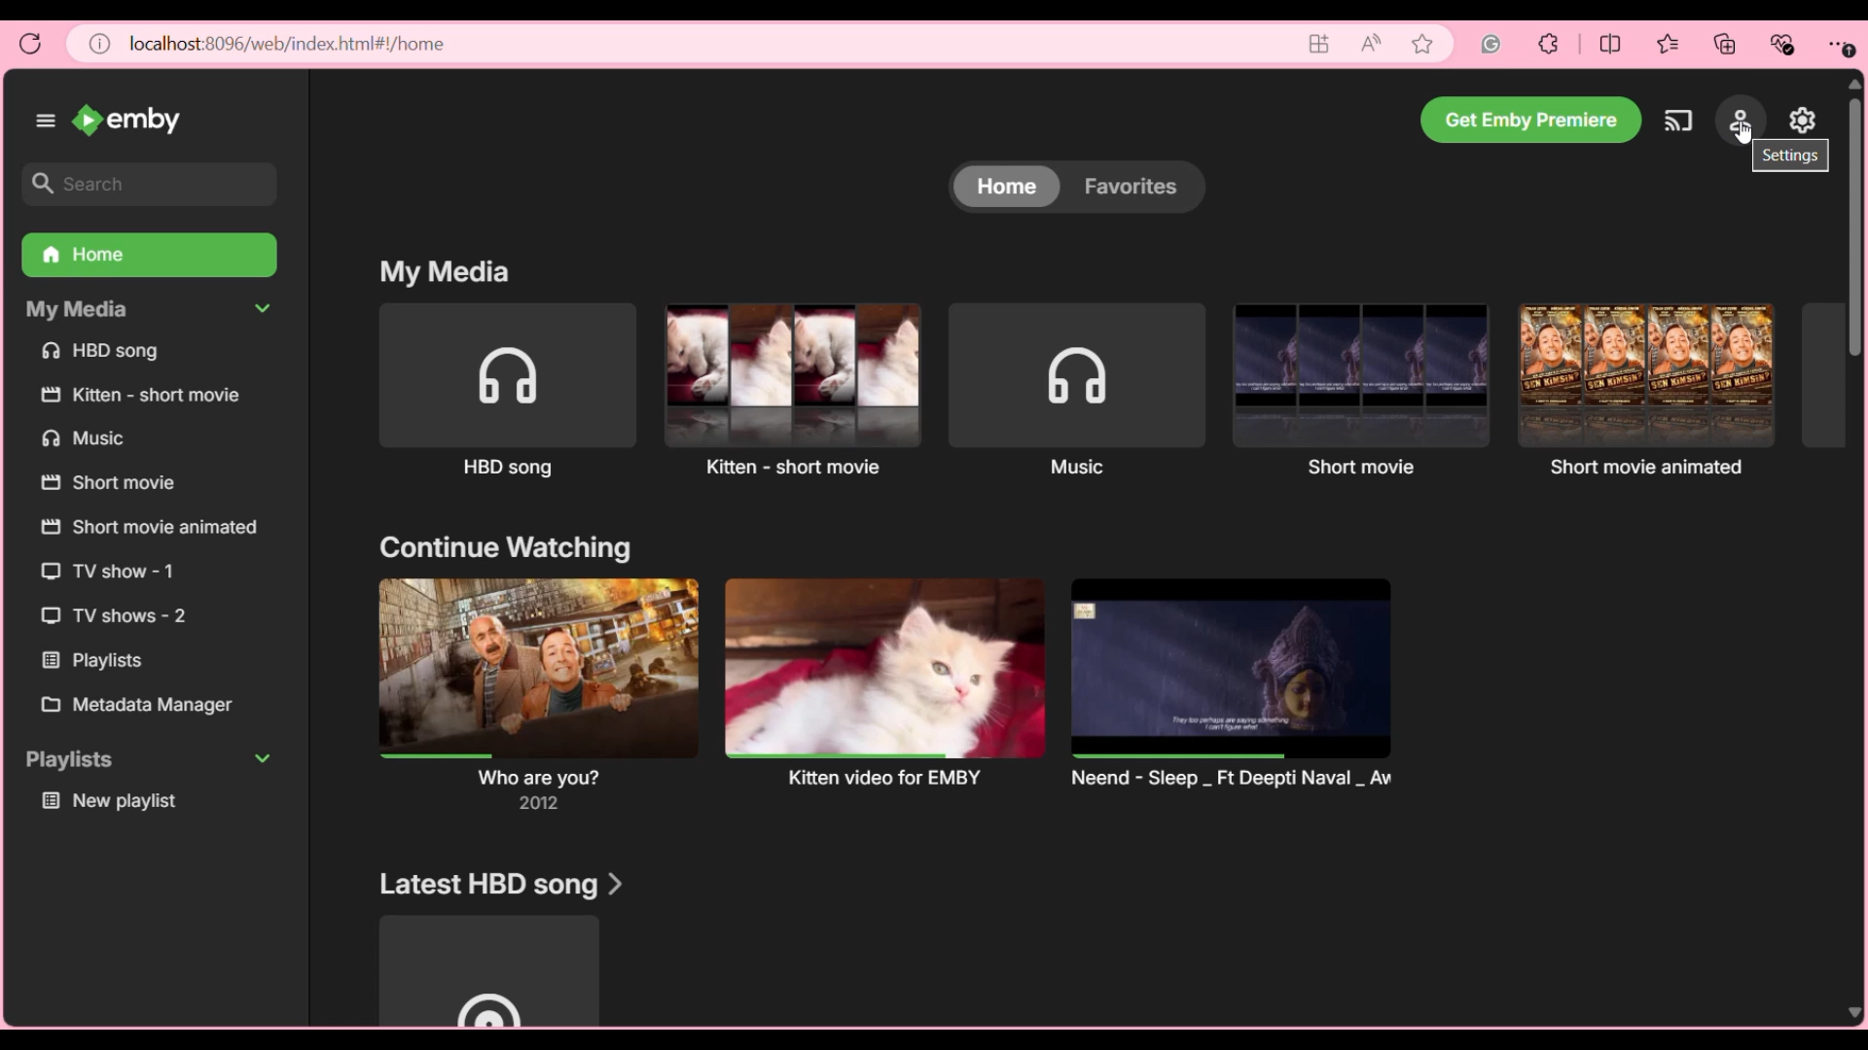 The height and width of the screenshot is (1050, 1868). I want to click on Collapse, so click(263, 757).